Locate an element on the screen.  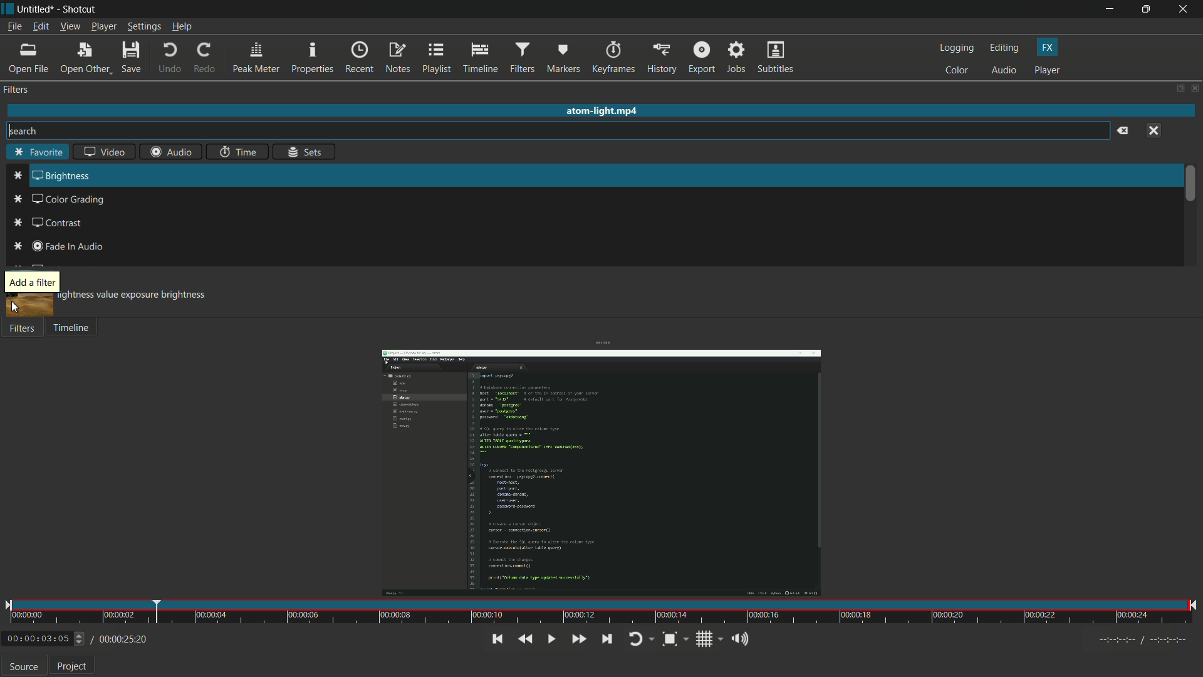
playlist is located at coordinates (439, 58).